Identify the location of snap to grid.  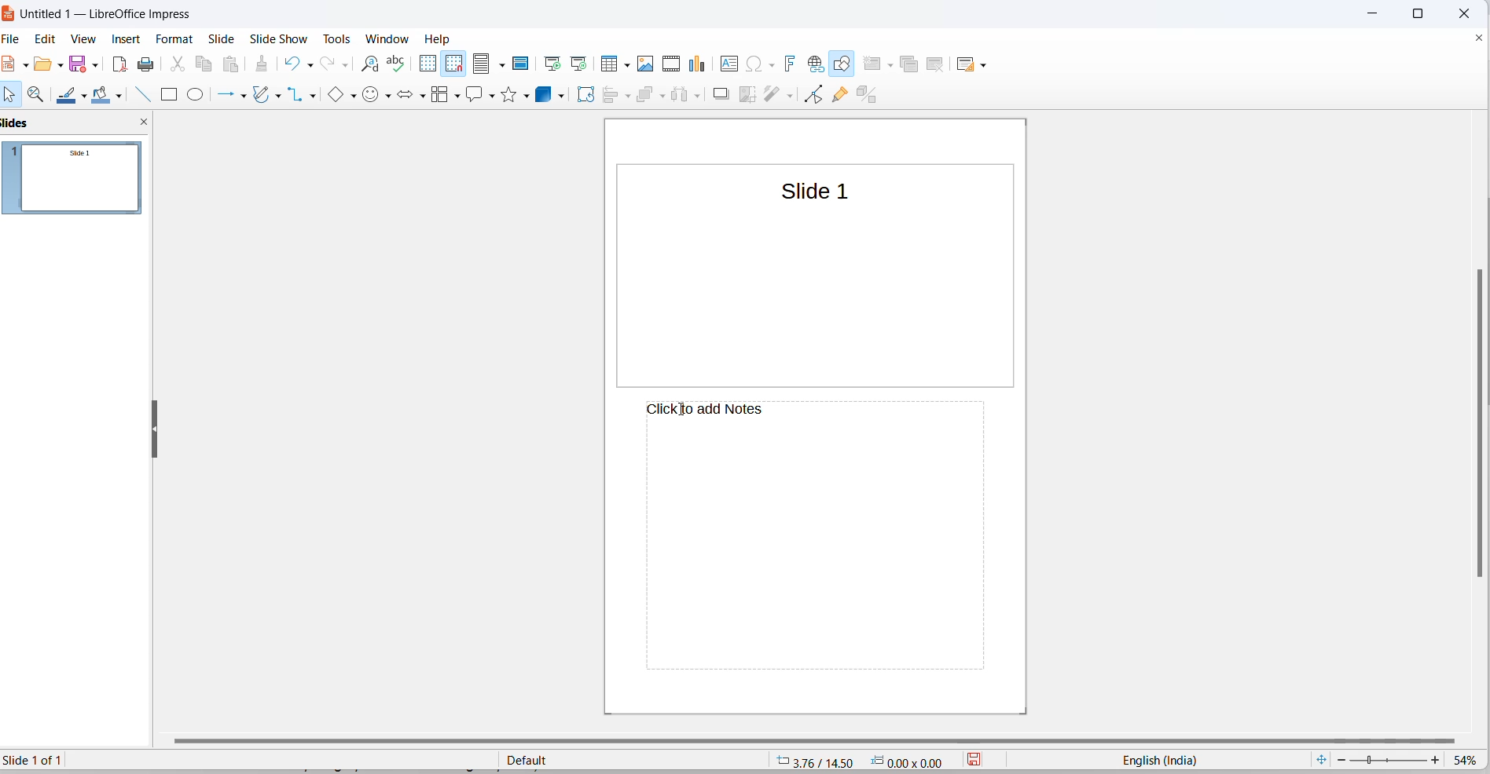
(453, 64).